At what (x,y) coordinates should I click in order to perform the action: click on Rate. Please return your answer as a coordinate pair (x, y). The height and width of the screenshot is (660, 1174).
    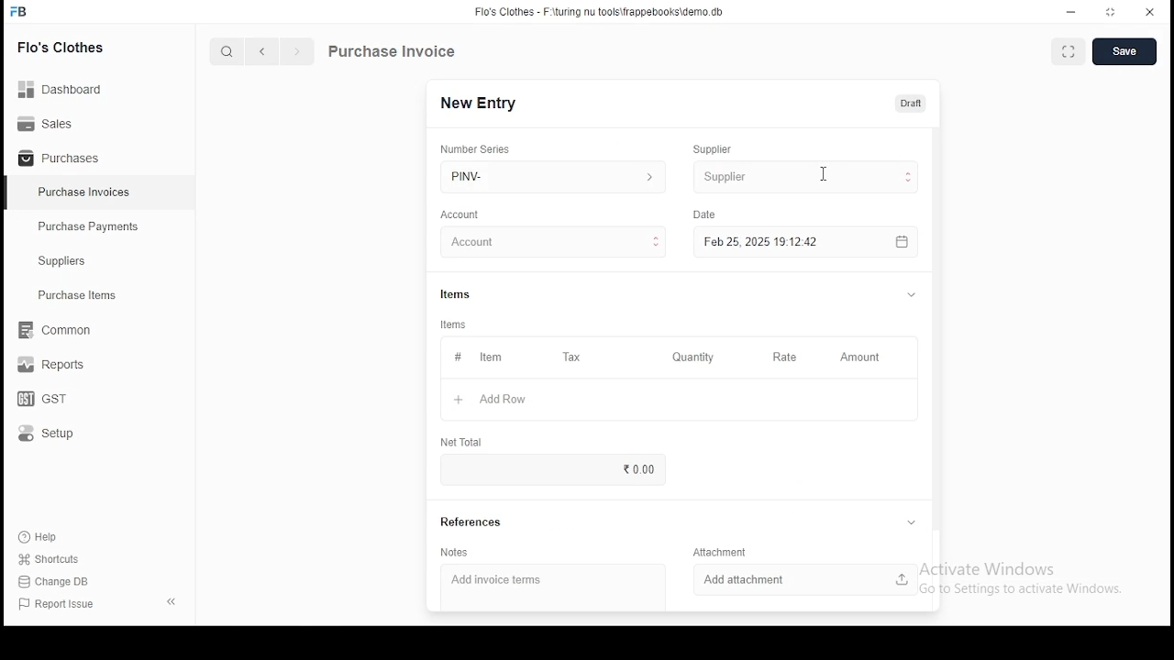
    Looking at the image, I should click on (786, 357).